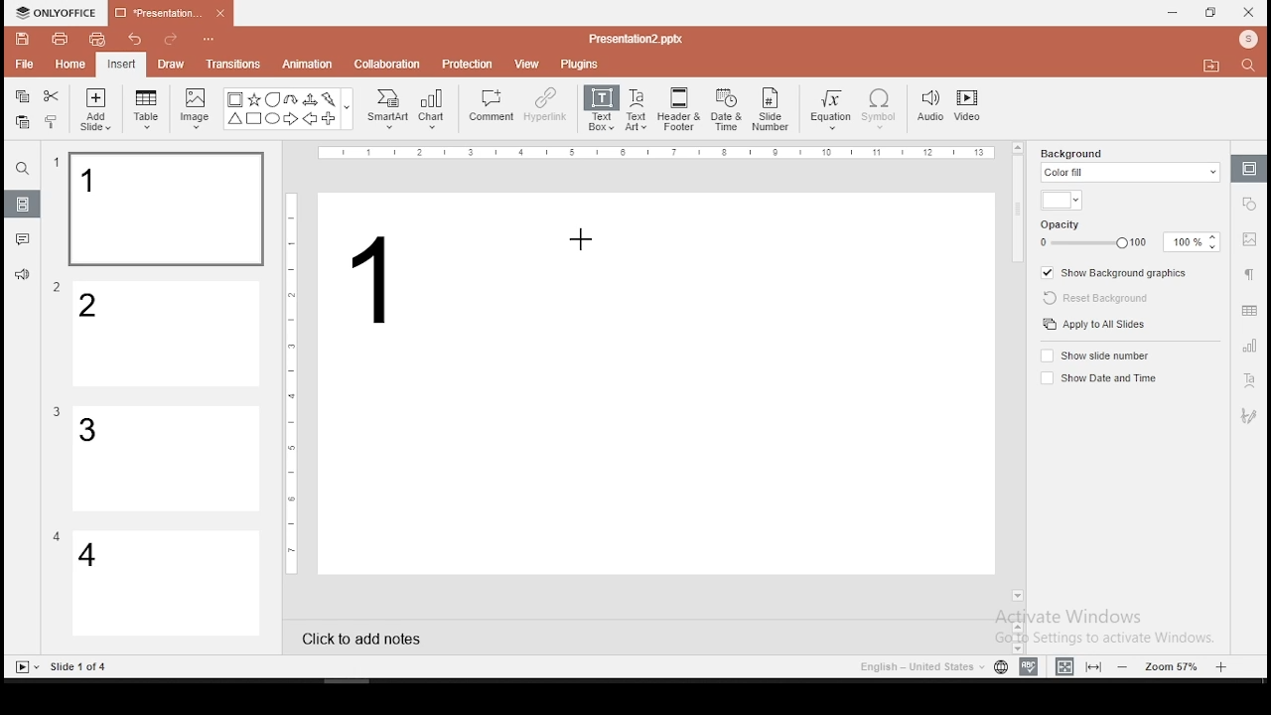  I want to click on smart, so click(385, 109).